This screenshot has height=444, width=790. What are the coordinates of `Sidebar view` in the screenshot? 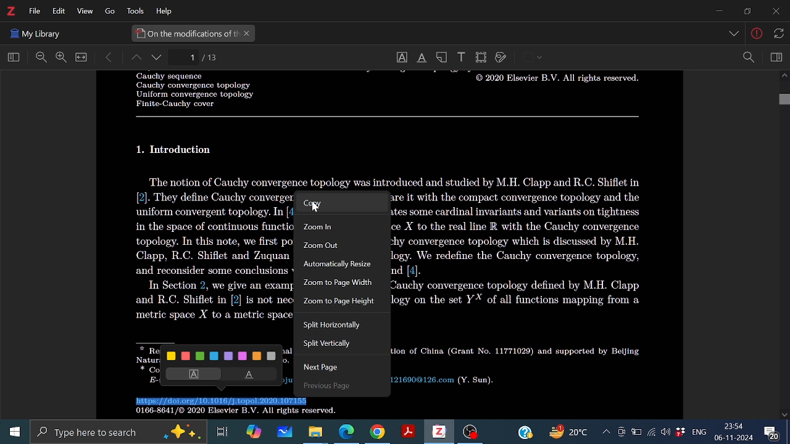 It's located at (775, 57).